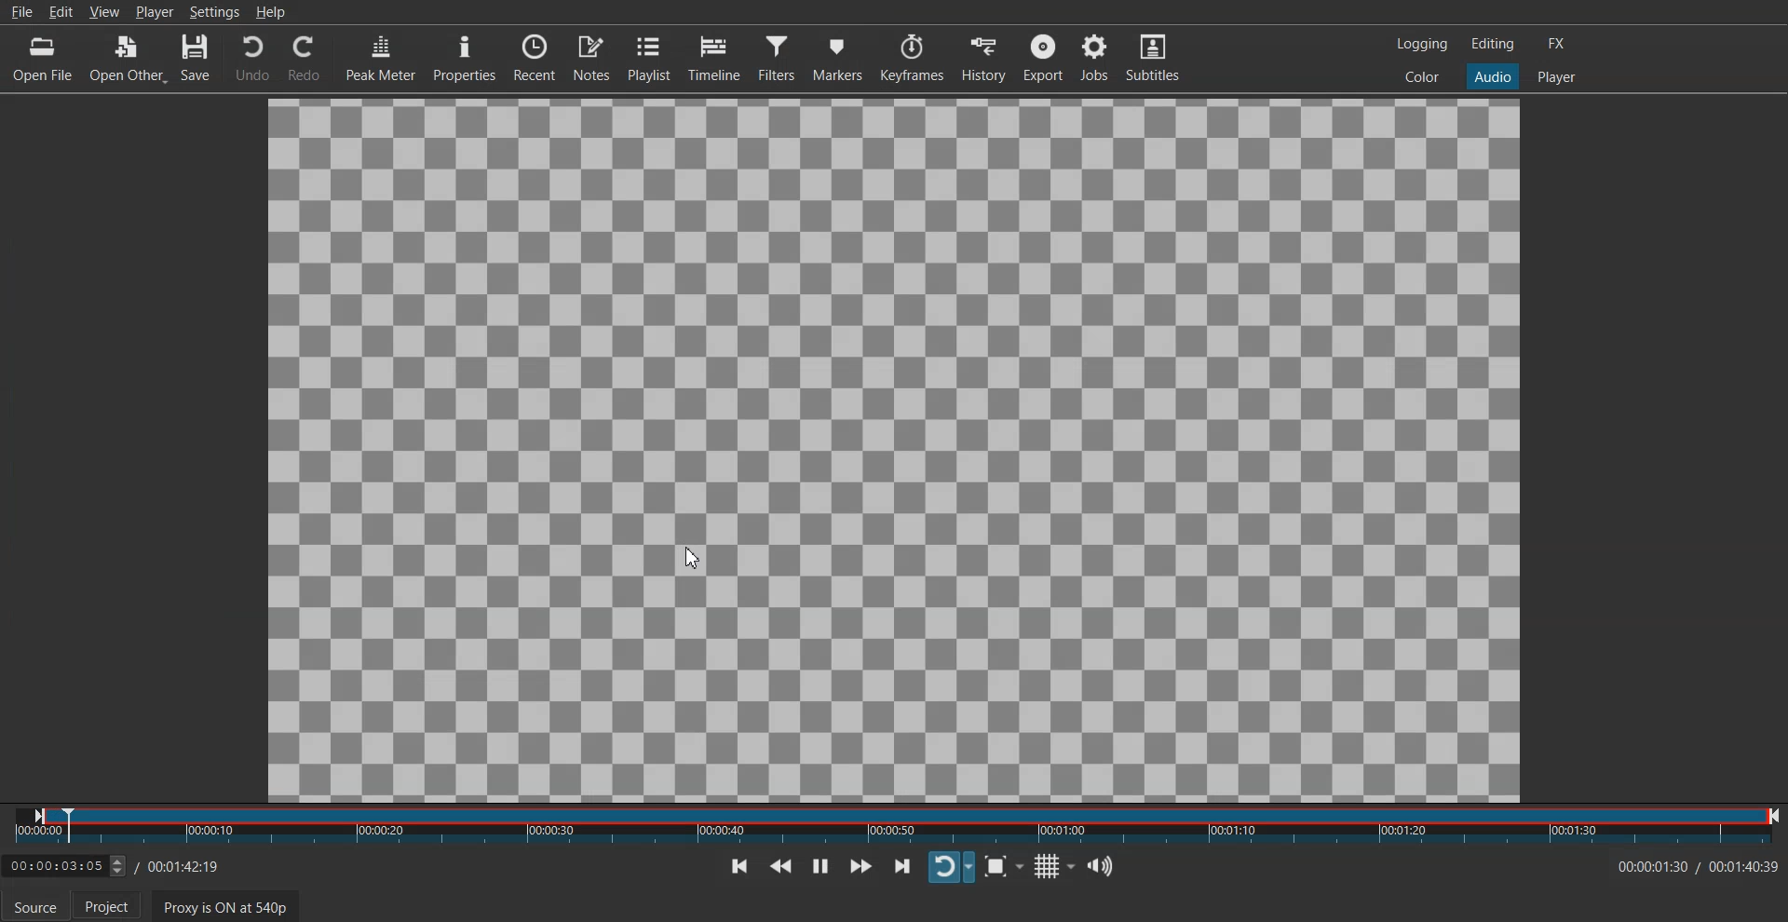  Describe the element at coordinates (591, 59) in the screenshot. I see `Notes` at that location.